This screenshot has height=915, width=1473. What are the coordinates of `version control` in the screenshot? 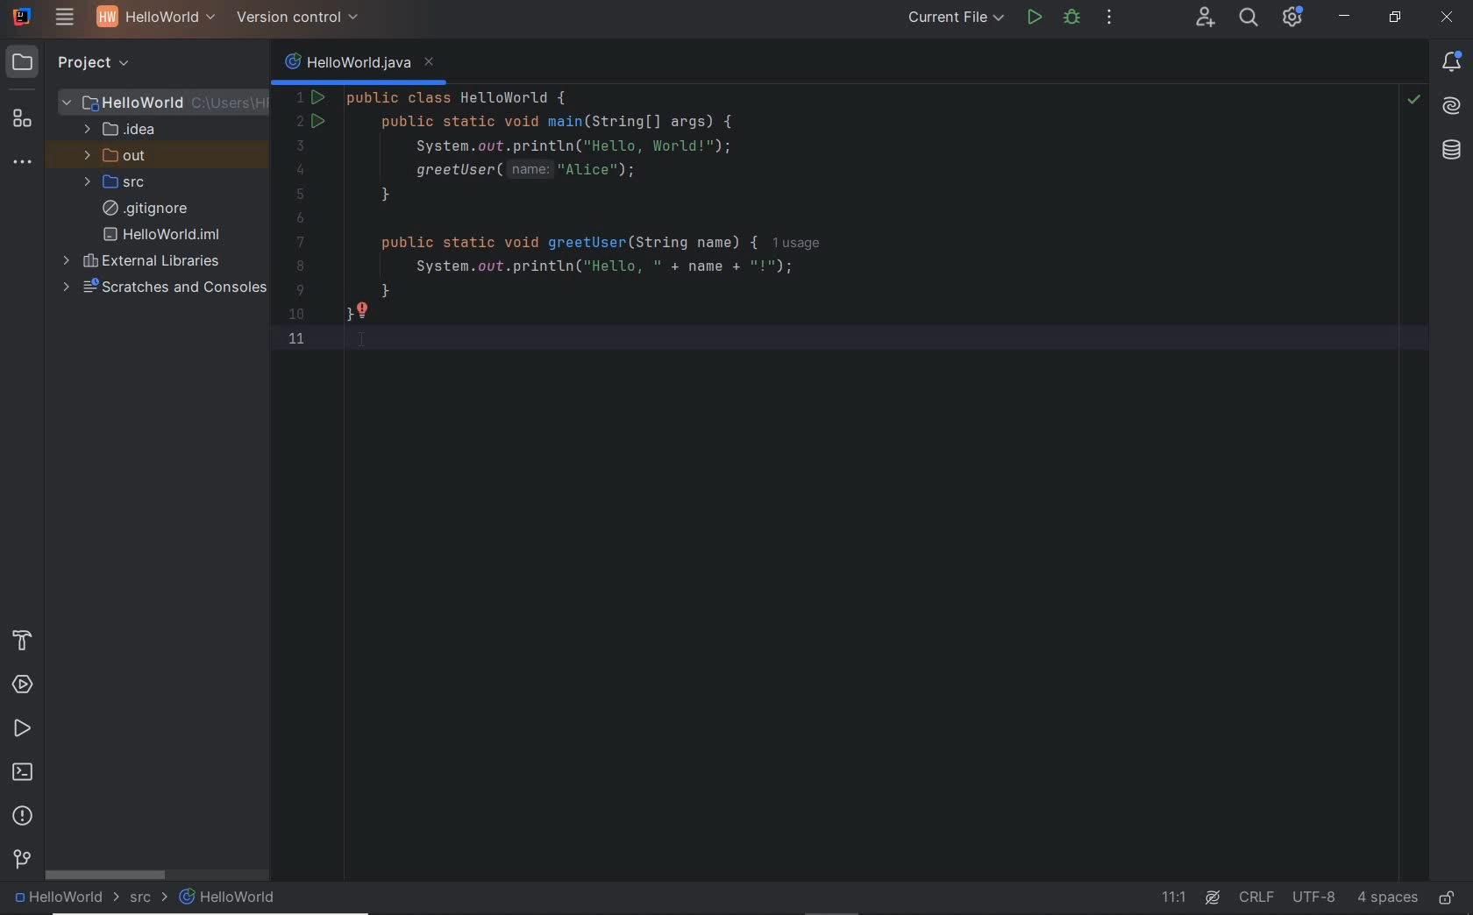 It's located at (22, 862).